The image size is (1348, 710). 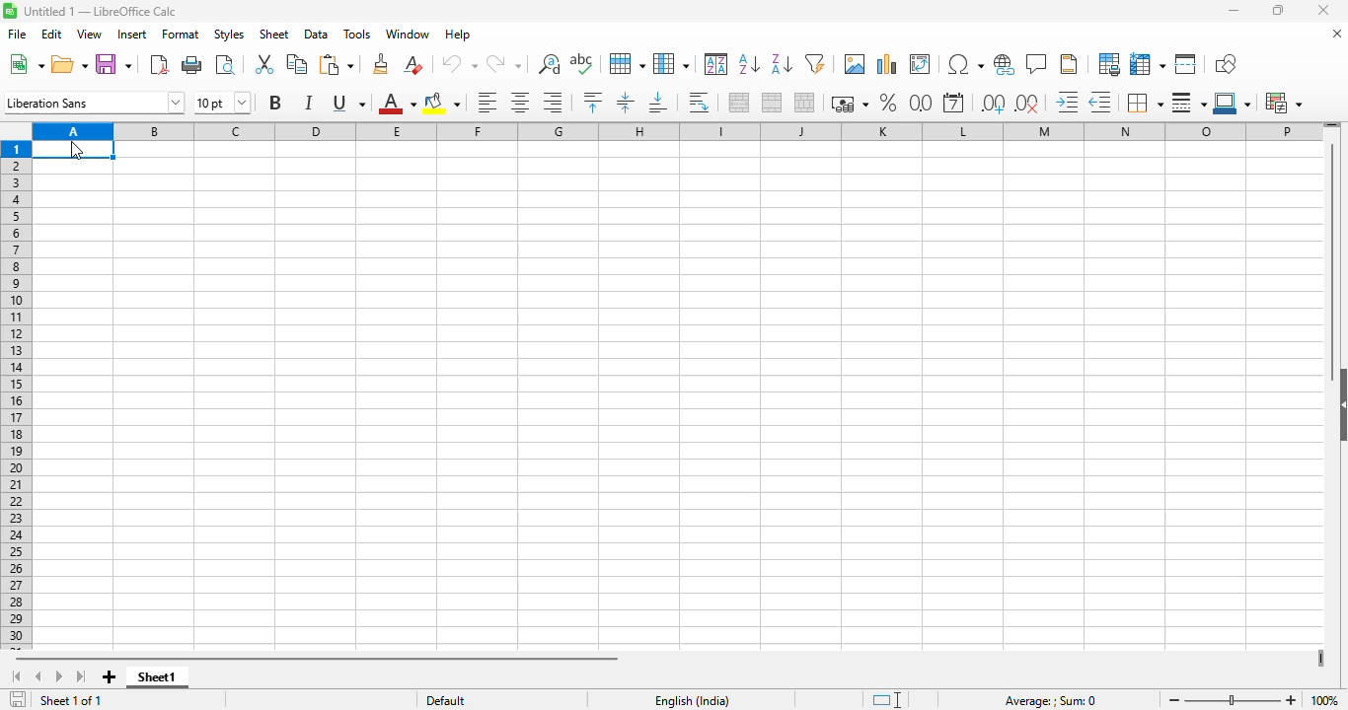 I want to click on underline, so click(x=348, y=103).